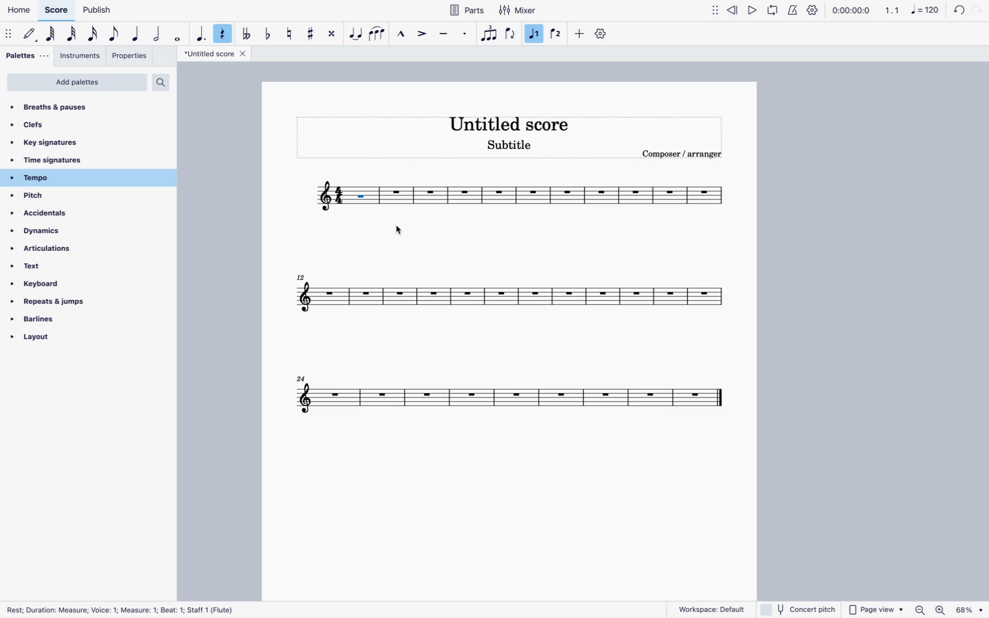 Image resolution: width=989 pixels, height=618 pixels. Describe the element at coordinates (488, 34) in the screenshot. I see `tuplet` at that location.